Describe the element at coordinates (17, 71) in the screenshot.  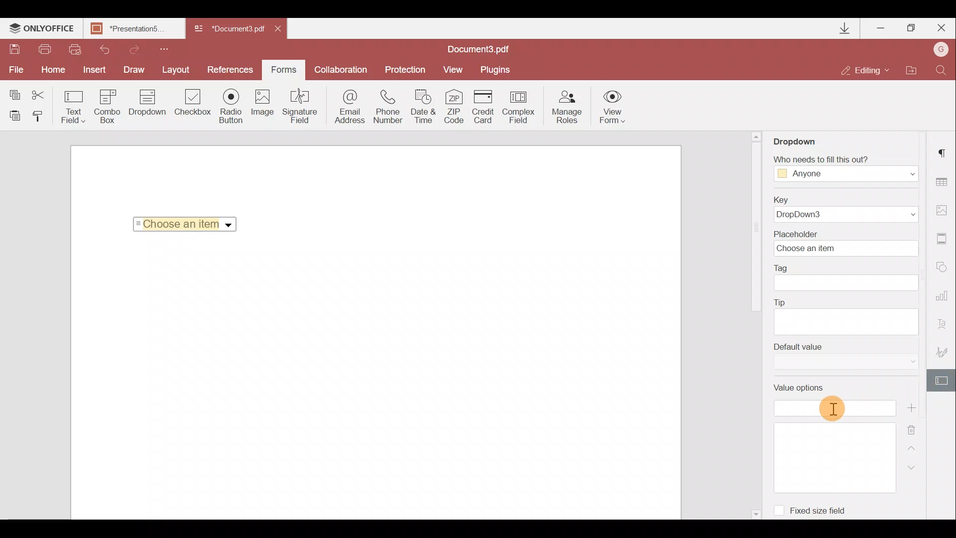
I see `File` at that location.